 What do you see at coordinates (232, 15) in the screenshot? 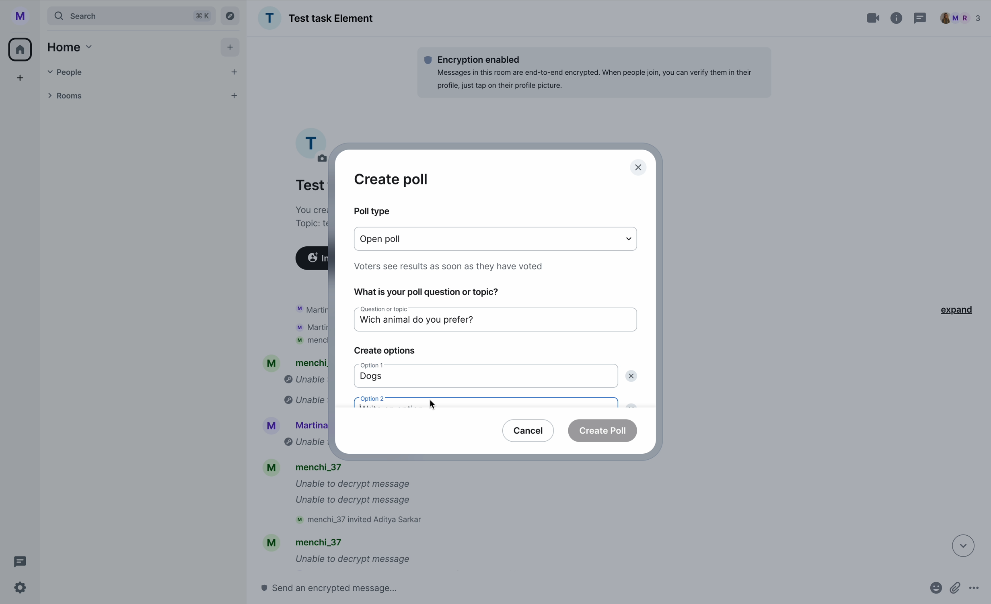
I see `explore` at bounding box center [232, 15].